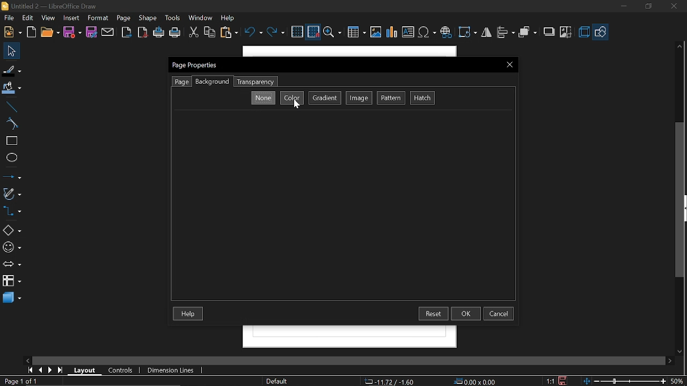 This screenshot has width=687, height=386. I want to click on Copy, so click(210, 33).